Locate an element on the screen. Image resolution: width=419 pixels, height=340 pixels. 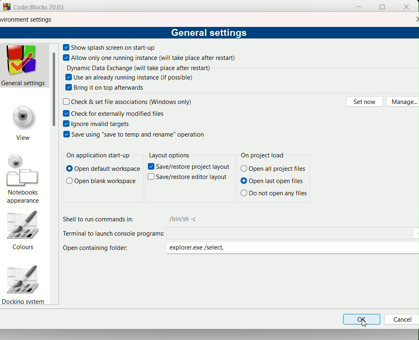
checkbox is located at coordinates (69, 77).